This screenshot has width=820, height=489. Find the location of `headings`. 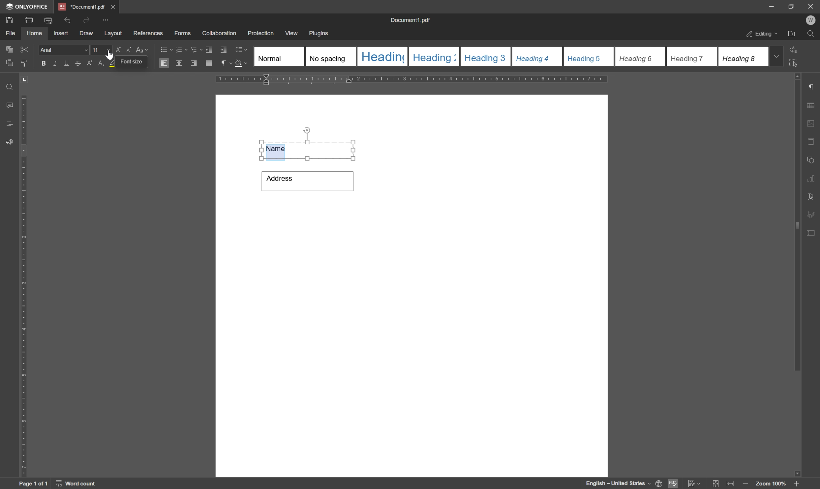

headings is located at coordinates (7, 124).